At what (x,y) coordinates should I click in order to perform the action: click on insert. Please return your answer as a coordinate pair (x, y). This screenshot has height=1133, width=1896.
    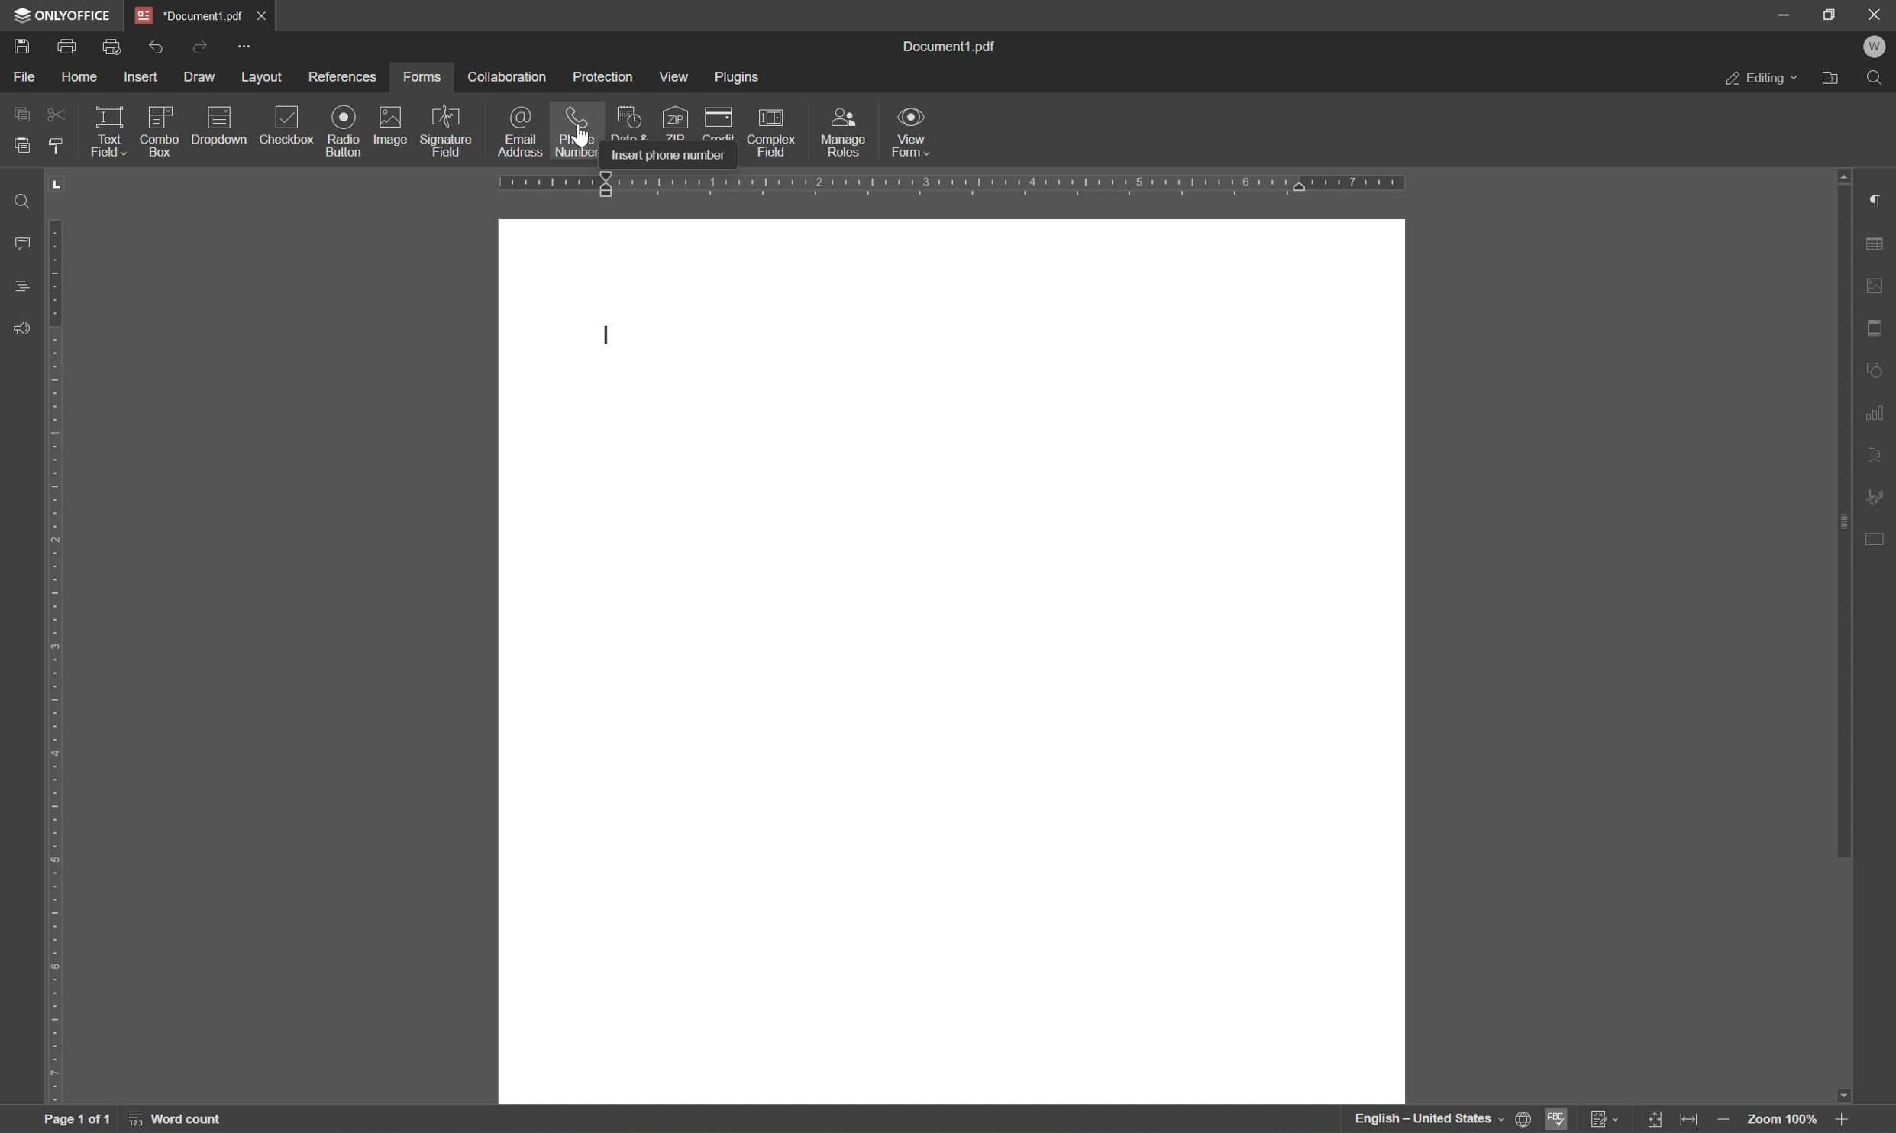
    Looking at the image, I should click on (139, 76).